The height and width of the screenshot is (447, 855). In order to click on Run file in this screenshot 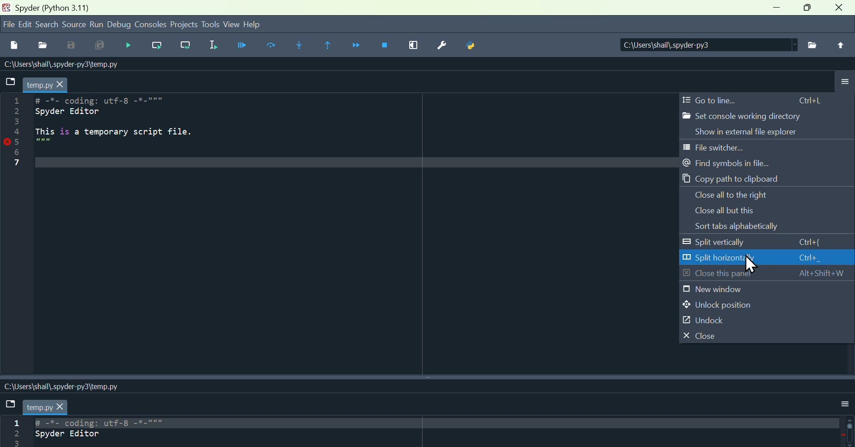, I will do `click(241, 48)`.